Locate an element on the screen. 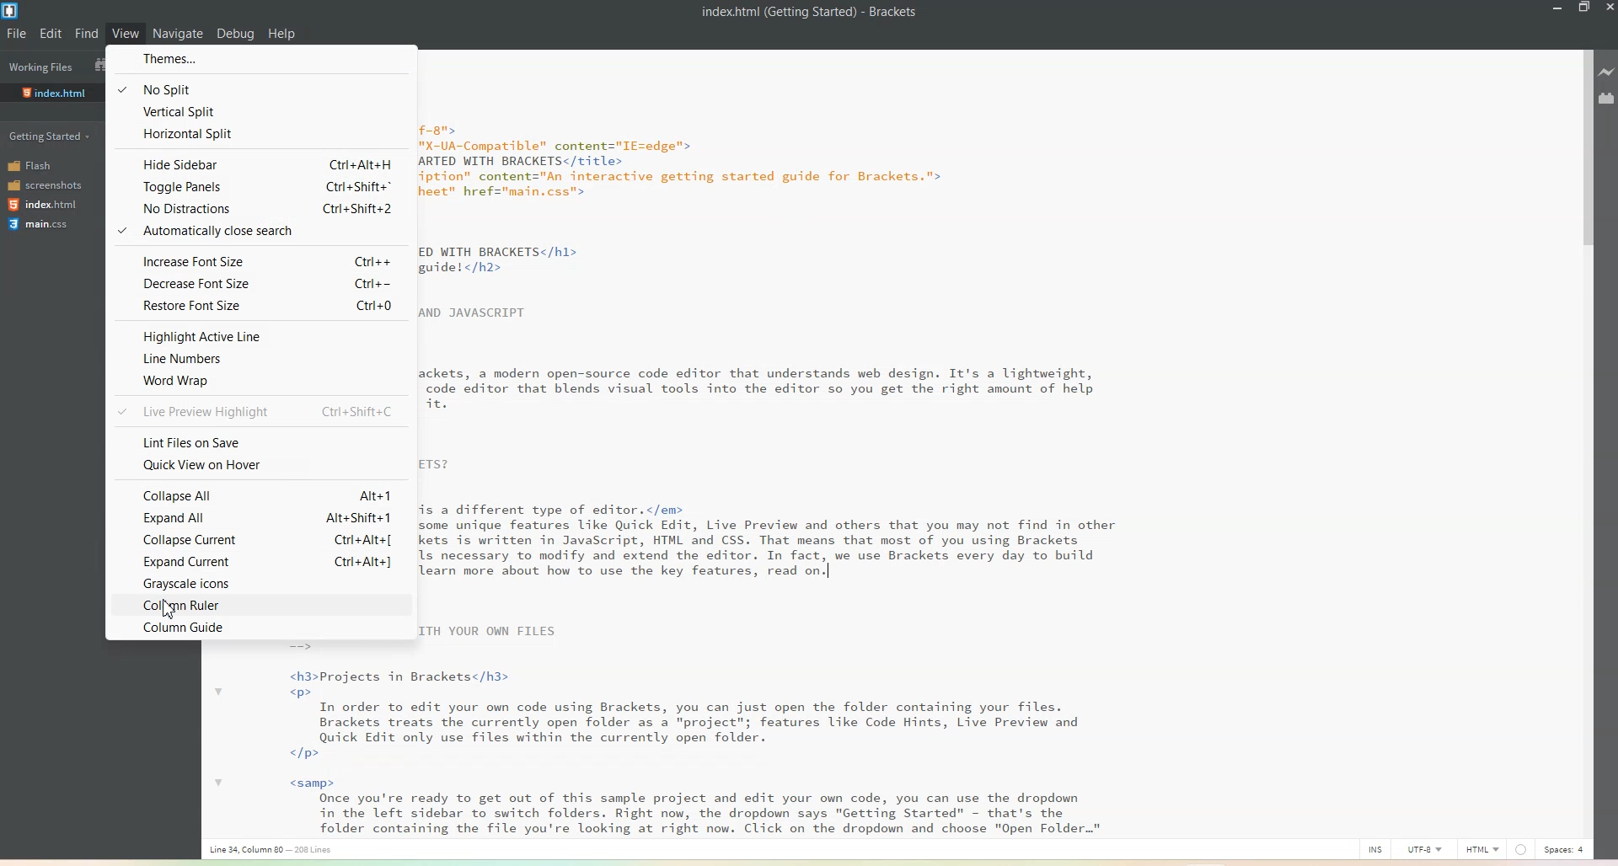 The height and width of the screenshot is (866, 1618). Find is located at coordinates (87, 34).